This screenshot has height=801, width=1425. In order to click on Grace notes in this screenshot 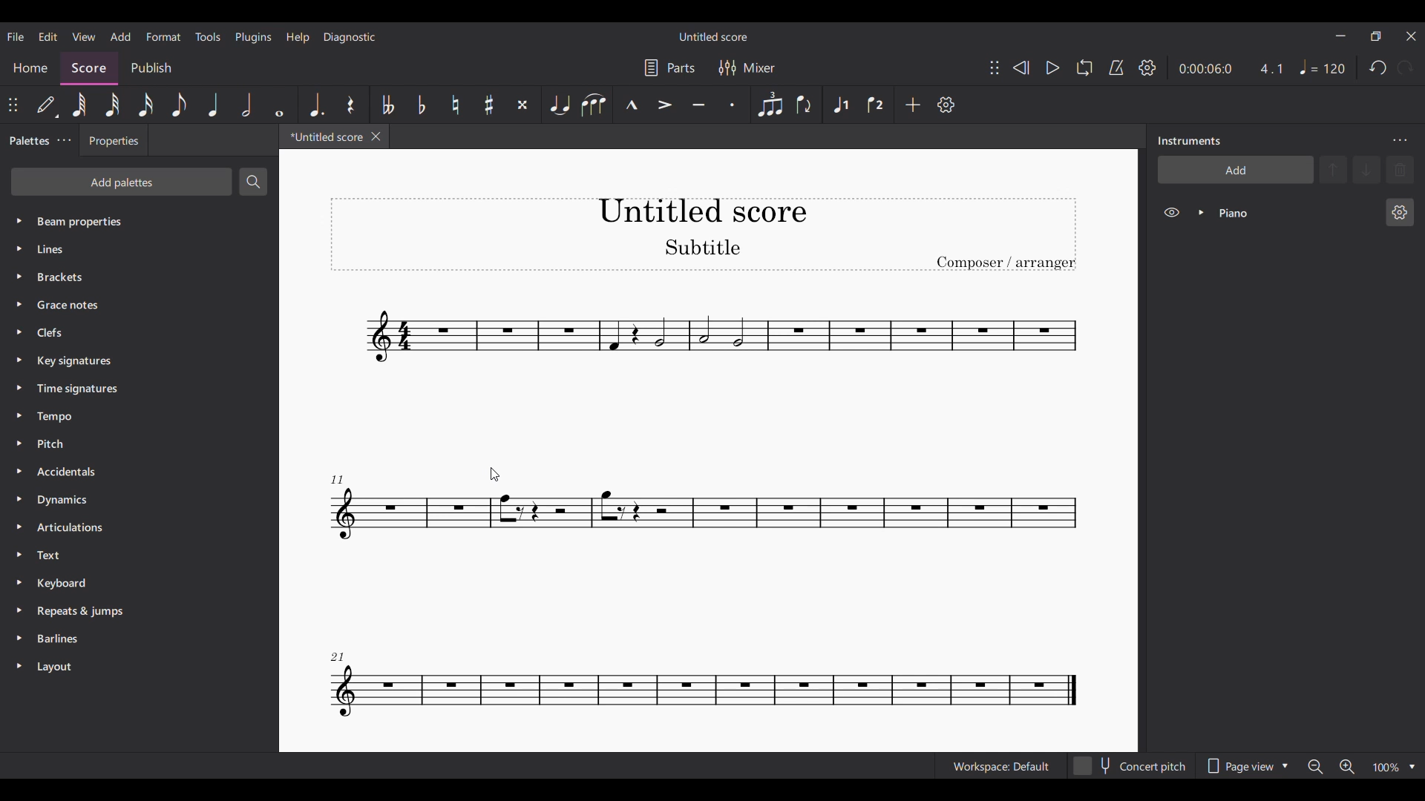, I will do `click(138, 302)`.